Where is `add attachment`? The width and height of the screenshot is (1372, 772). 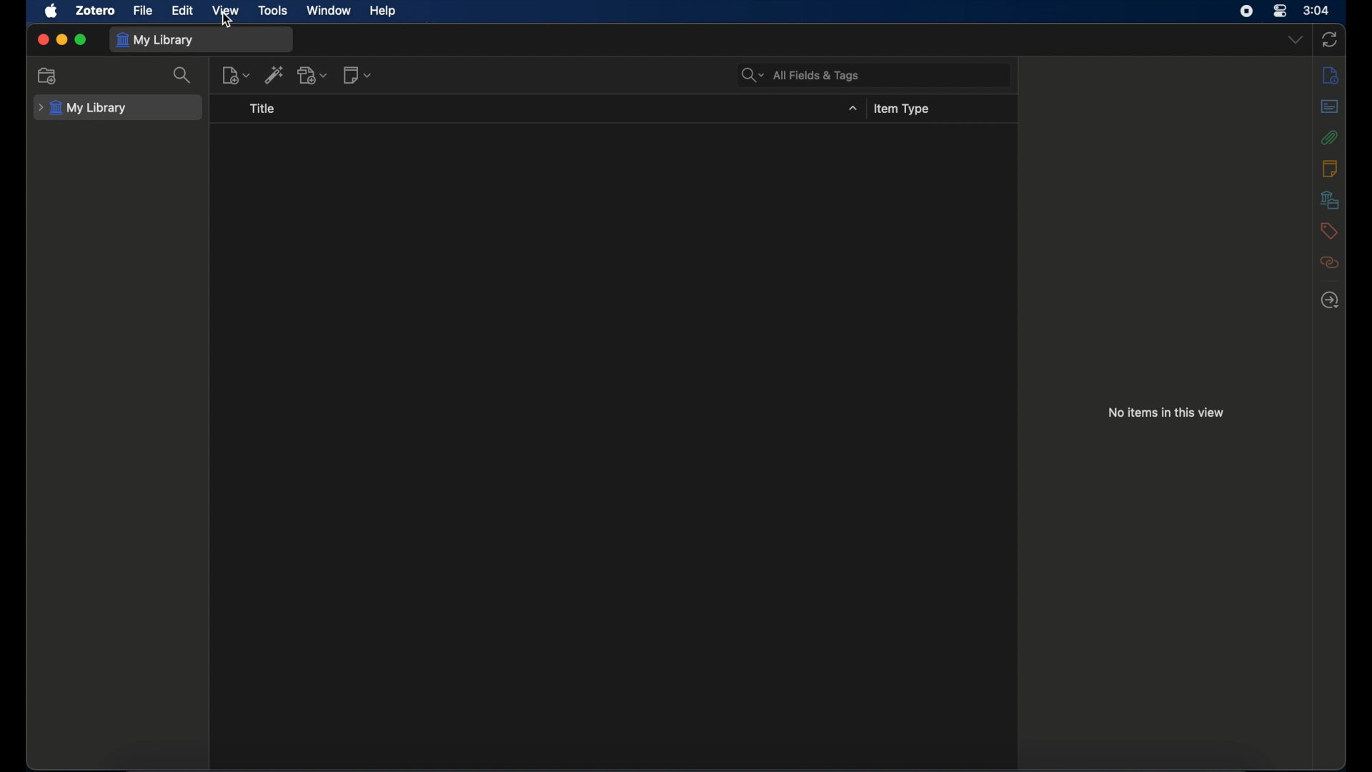
add attachment is located at coordinates (314, 76).